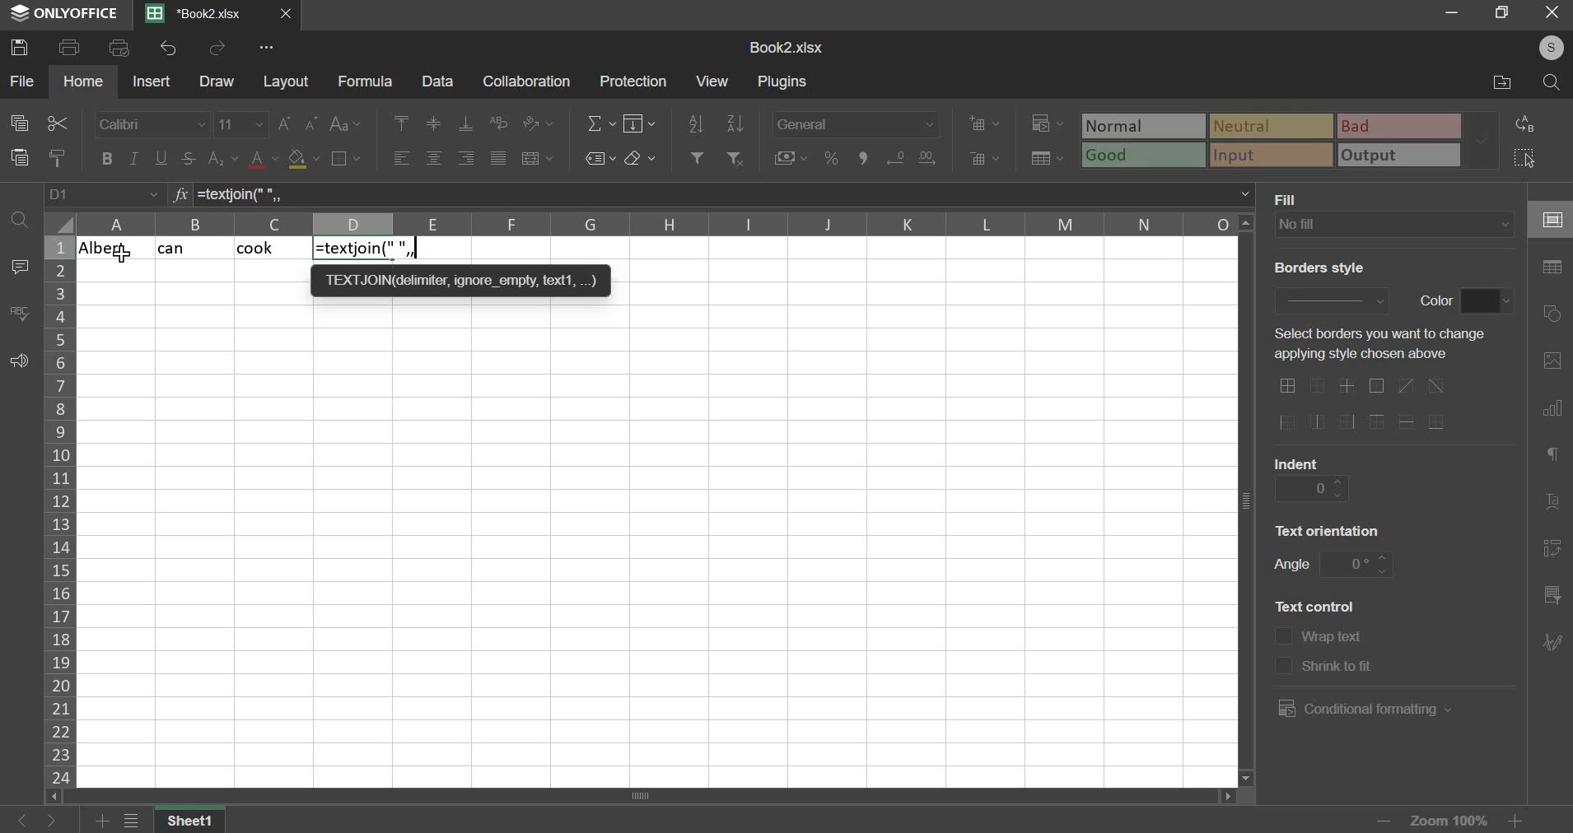  I want to click on clear, so click(640, 158).